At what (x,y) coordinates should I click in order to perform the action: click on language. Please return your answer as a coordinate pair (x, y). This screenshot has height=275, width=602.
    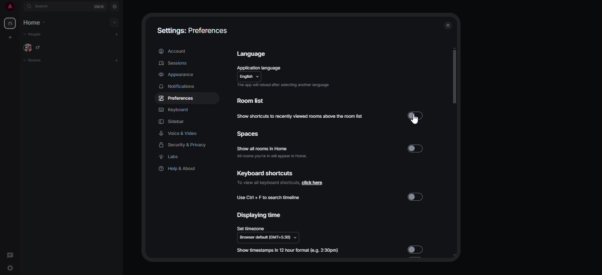
    Looking at the image, I should click on (252, 53).